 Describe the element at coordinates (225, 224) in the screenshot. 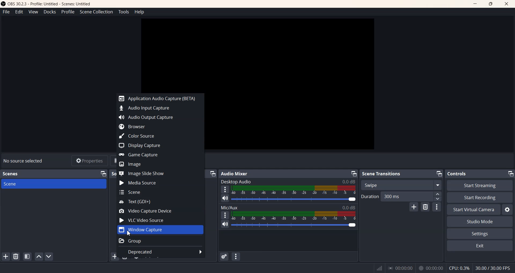

I see `Mute/ Unmute` at that location.